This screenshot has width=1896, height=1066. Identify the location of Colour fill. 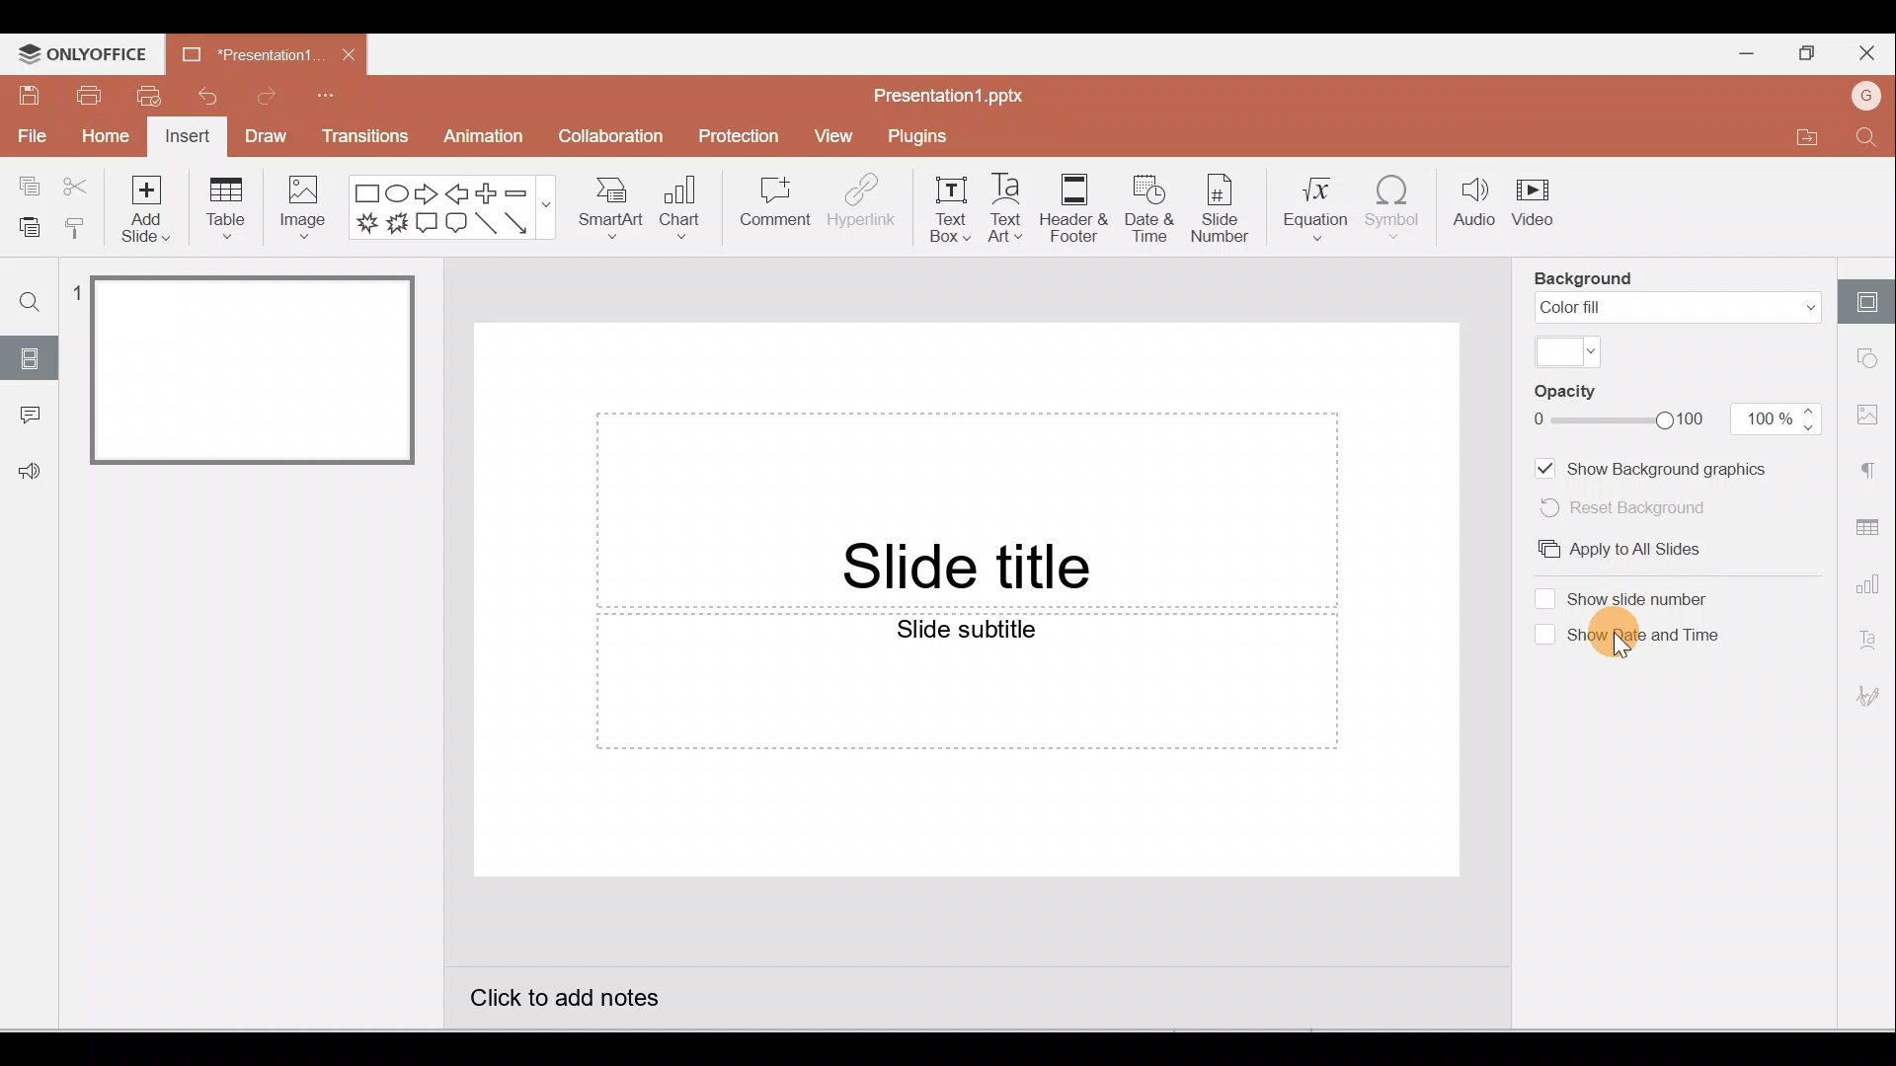
(1678, 308).